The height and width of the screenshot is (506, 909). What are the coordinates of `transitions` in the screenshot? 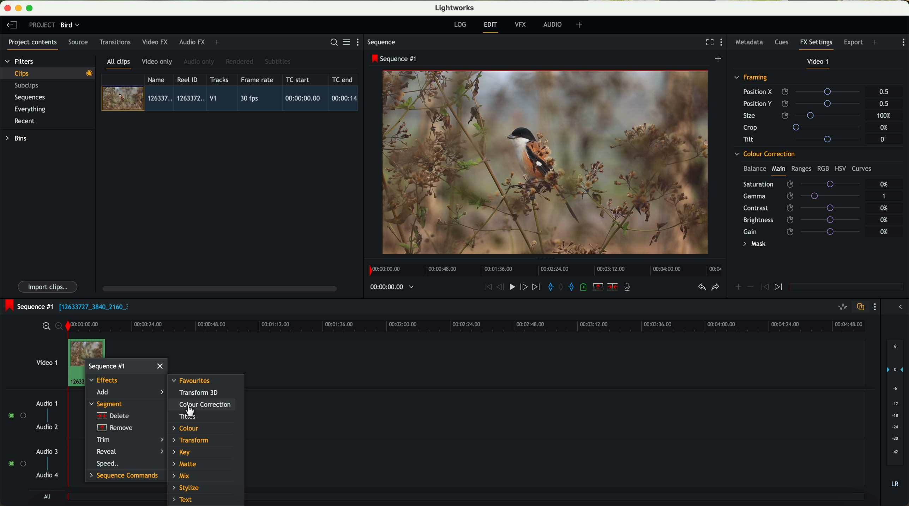 It's located at (115, 42).